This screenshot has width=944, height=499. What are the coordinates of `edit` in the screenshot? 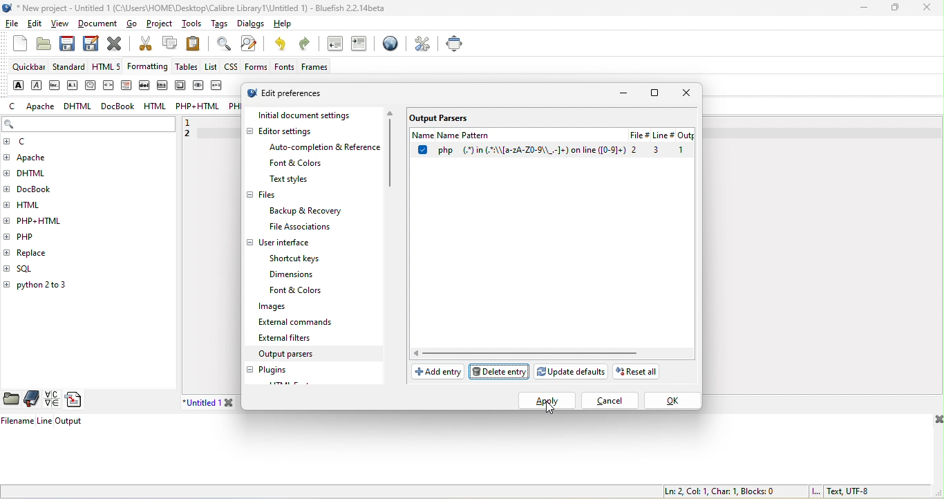 It's located at (34, 23).